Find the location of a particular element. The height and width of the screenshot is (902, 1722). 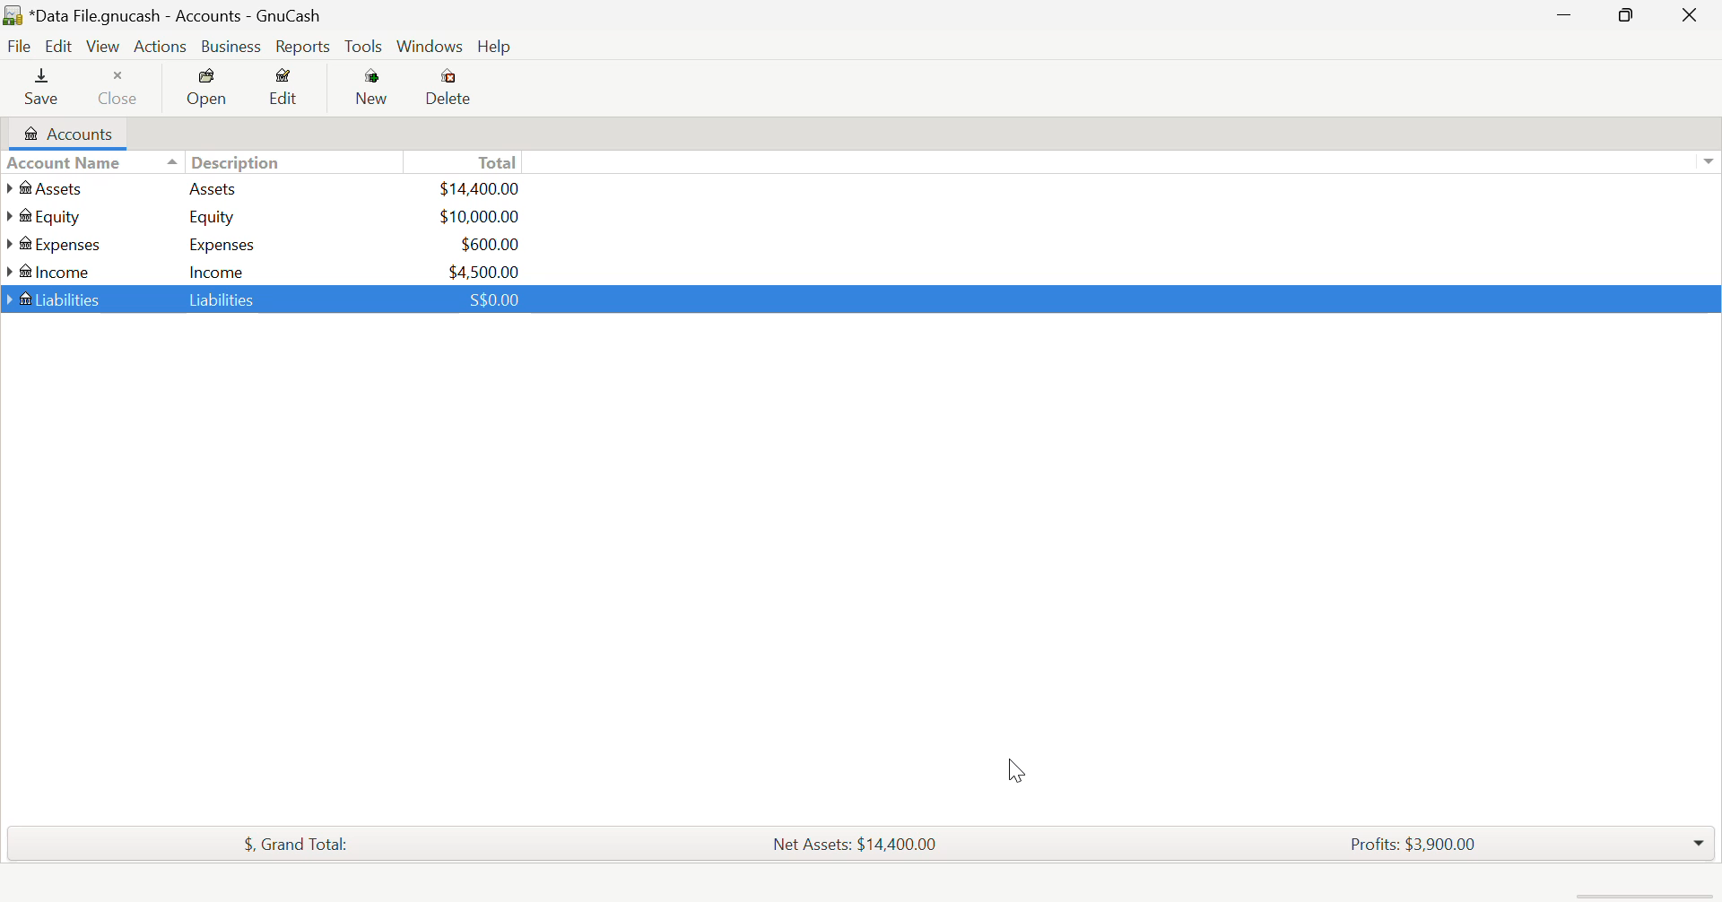

New is located at coordinates (373, 91).